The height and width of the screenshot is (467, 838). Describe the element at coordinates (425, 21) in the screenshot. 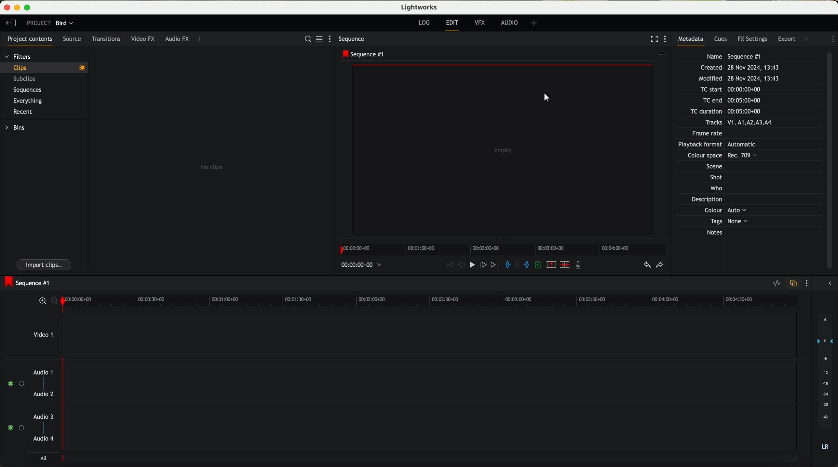

I see `log` at that location.